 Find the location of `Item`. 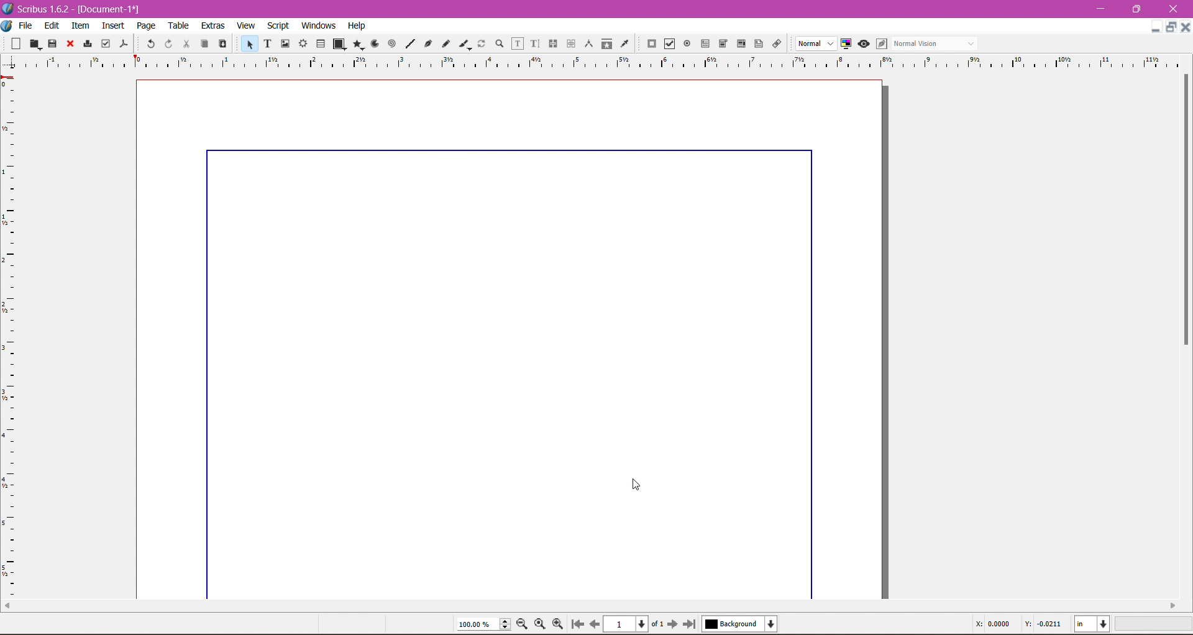

Item is located at coordinates (80, 25).